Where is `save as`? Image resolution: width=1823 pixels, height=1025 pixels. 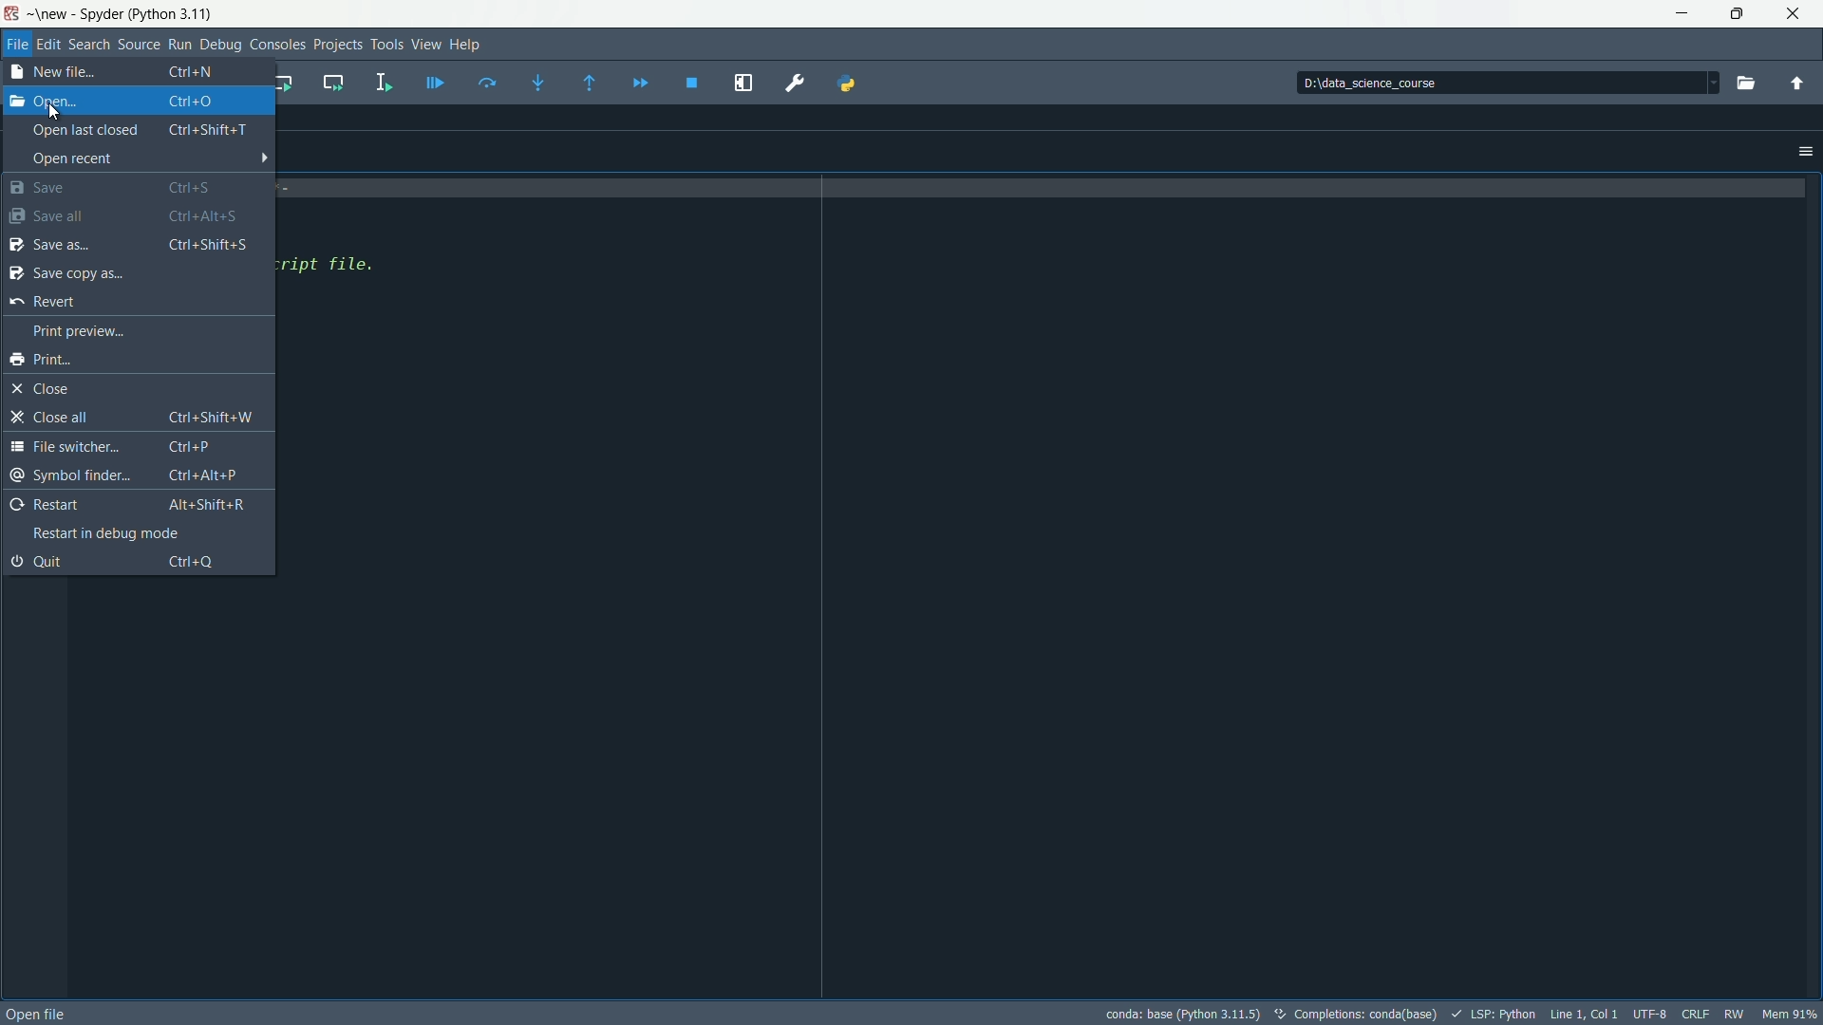 save as is located at coordinates (128, 242).